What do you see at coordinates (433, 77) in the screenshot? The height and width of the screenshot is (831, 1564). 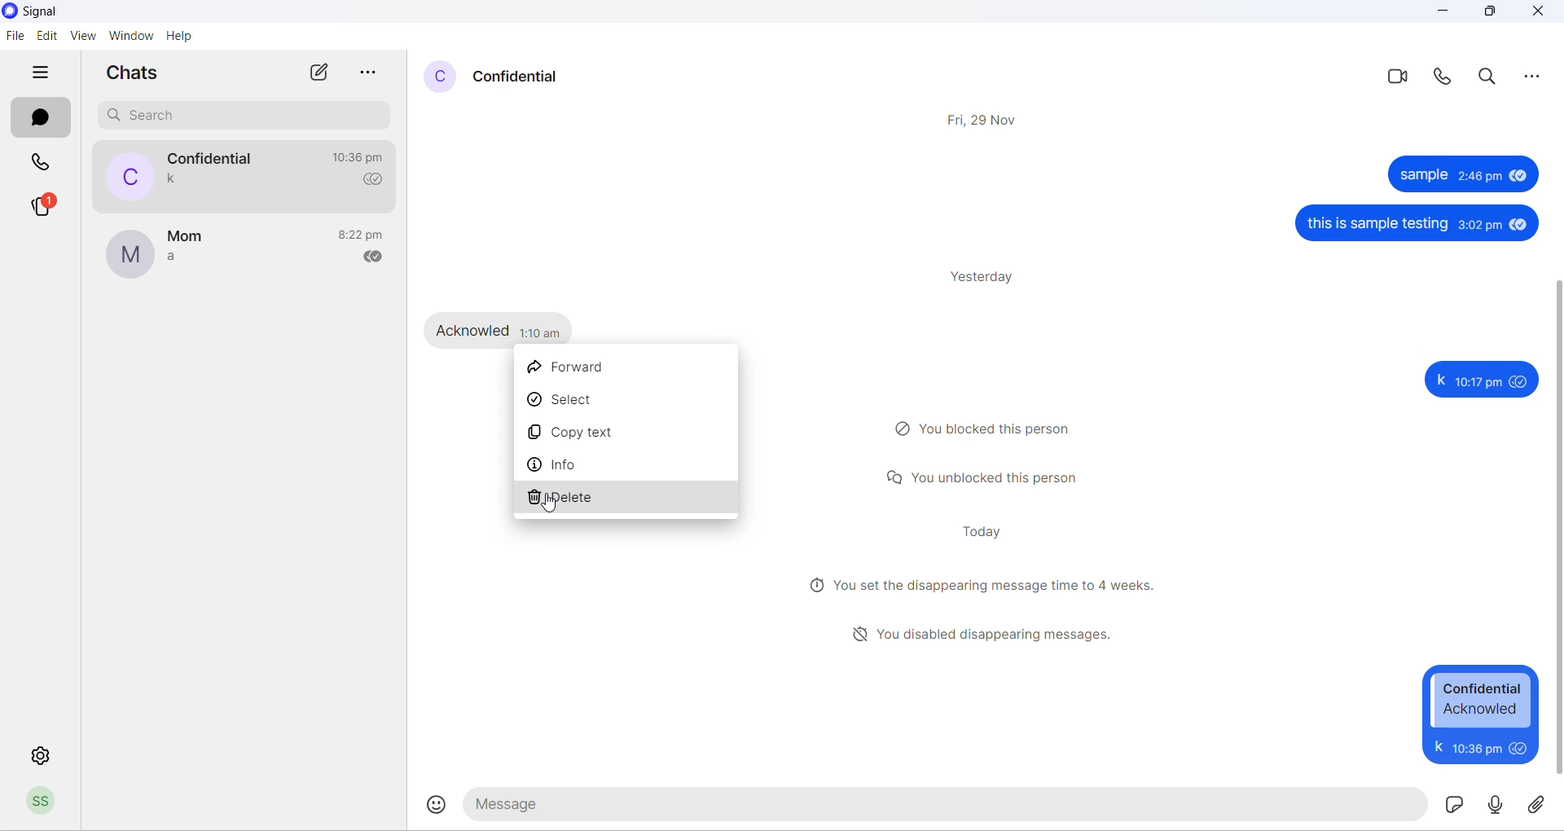 I see `profile picture` at bounding box center [433, 77].